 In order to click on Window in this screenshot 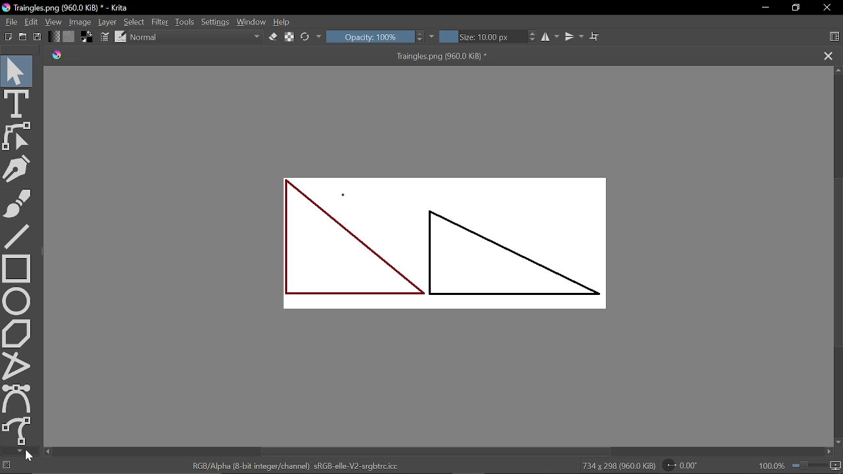, I will do `click(252, 22)`.